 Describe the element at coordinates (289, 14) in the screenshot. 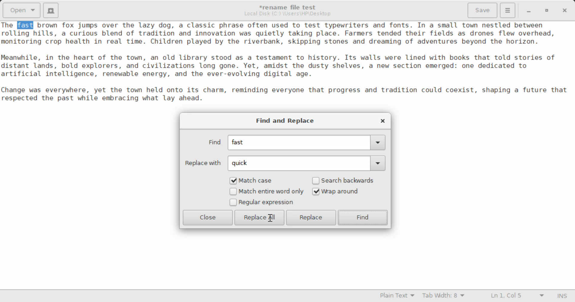

I see `File Location` at that location.